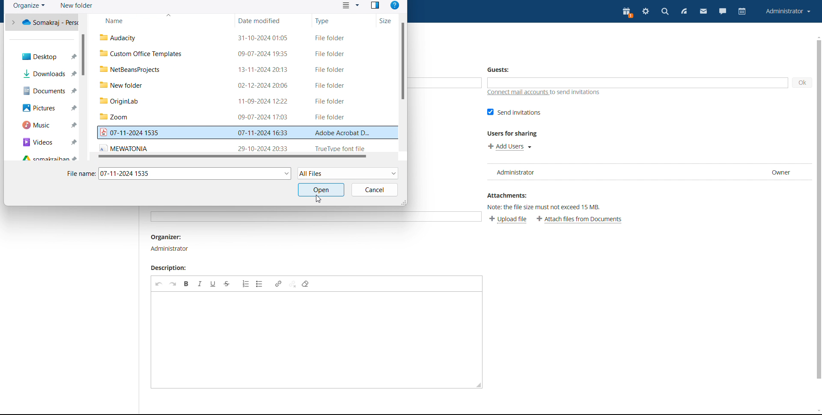  I want to click on guests , so click(500, 69).